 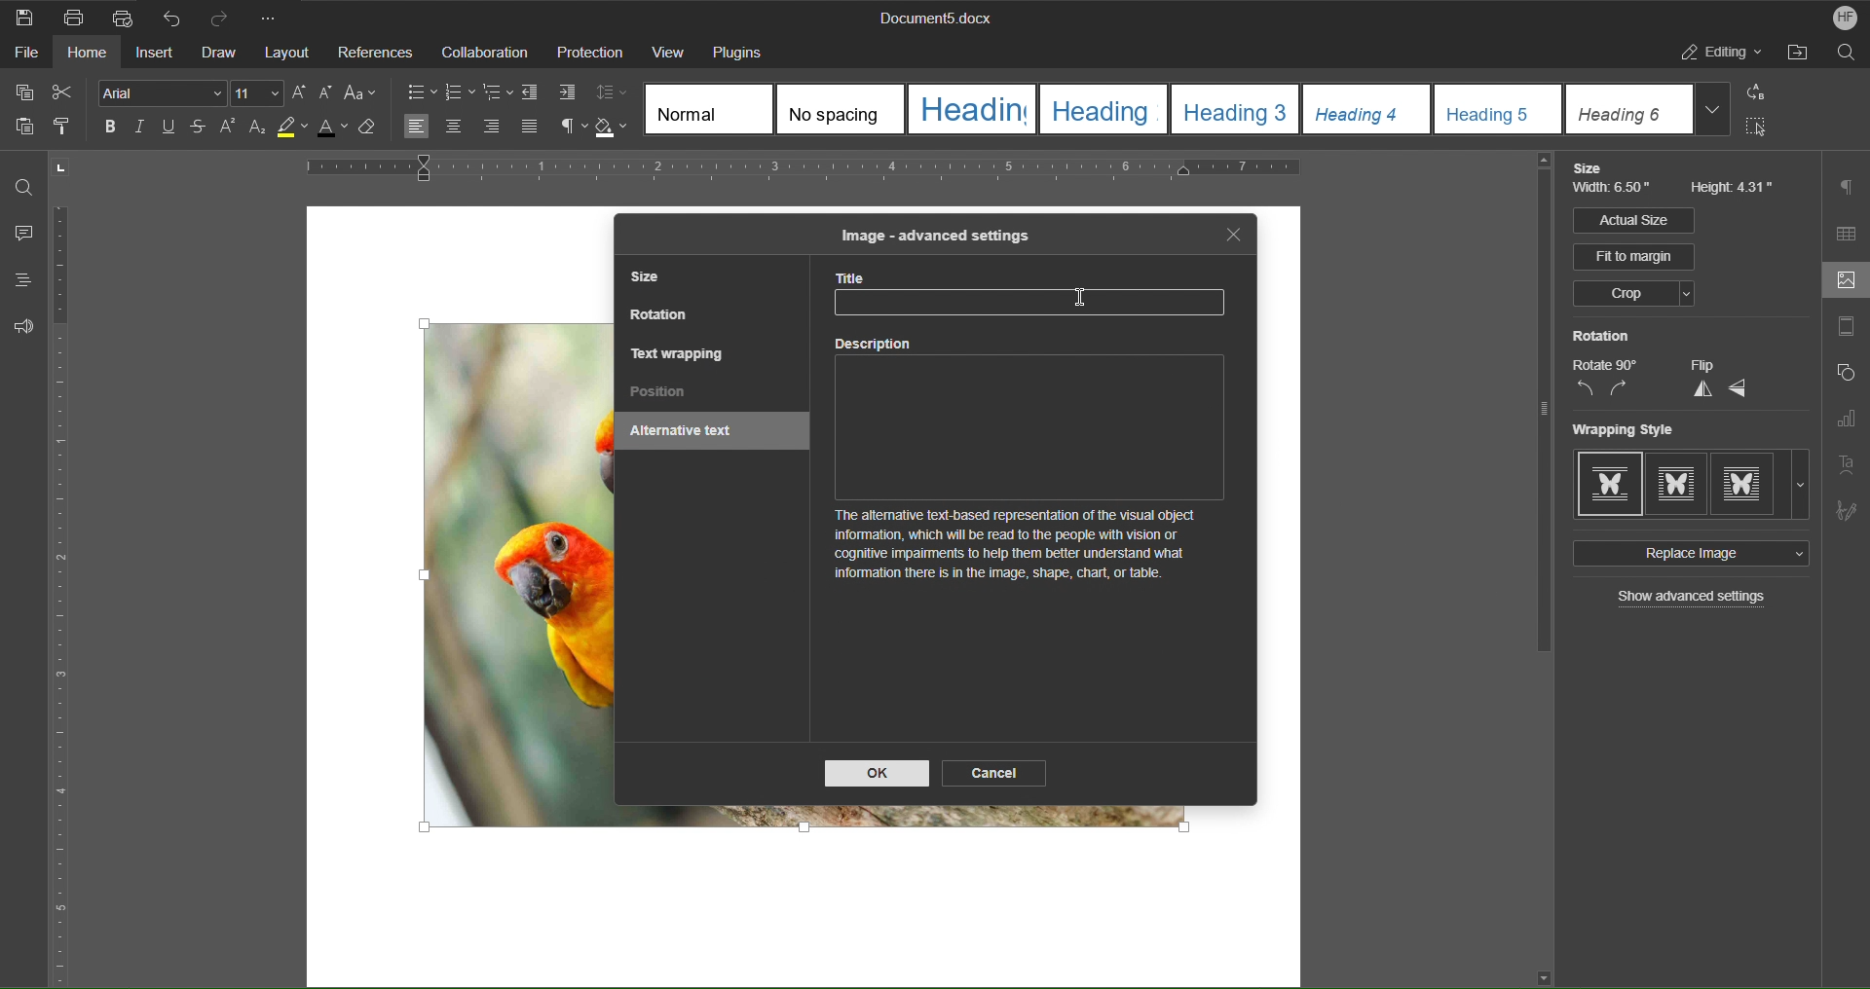 What do you see at coordinates (1539, 409) in the screenshot?
I see `scroll bar` at bounding box center [1539, 409].